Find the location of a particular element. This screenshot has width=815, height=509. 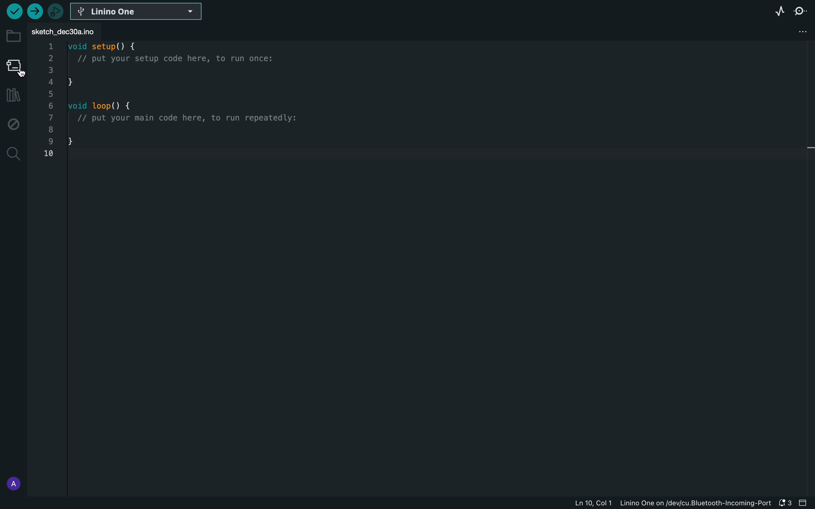

code is located at coordinates (189, 106).